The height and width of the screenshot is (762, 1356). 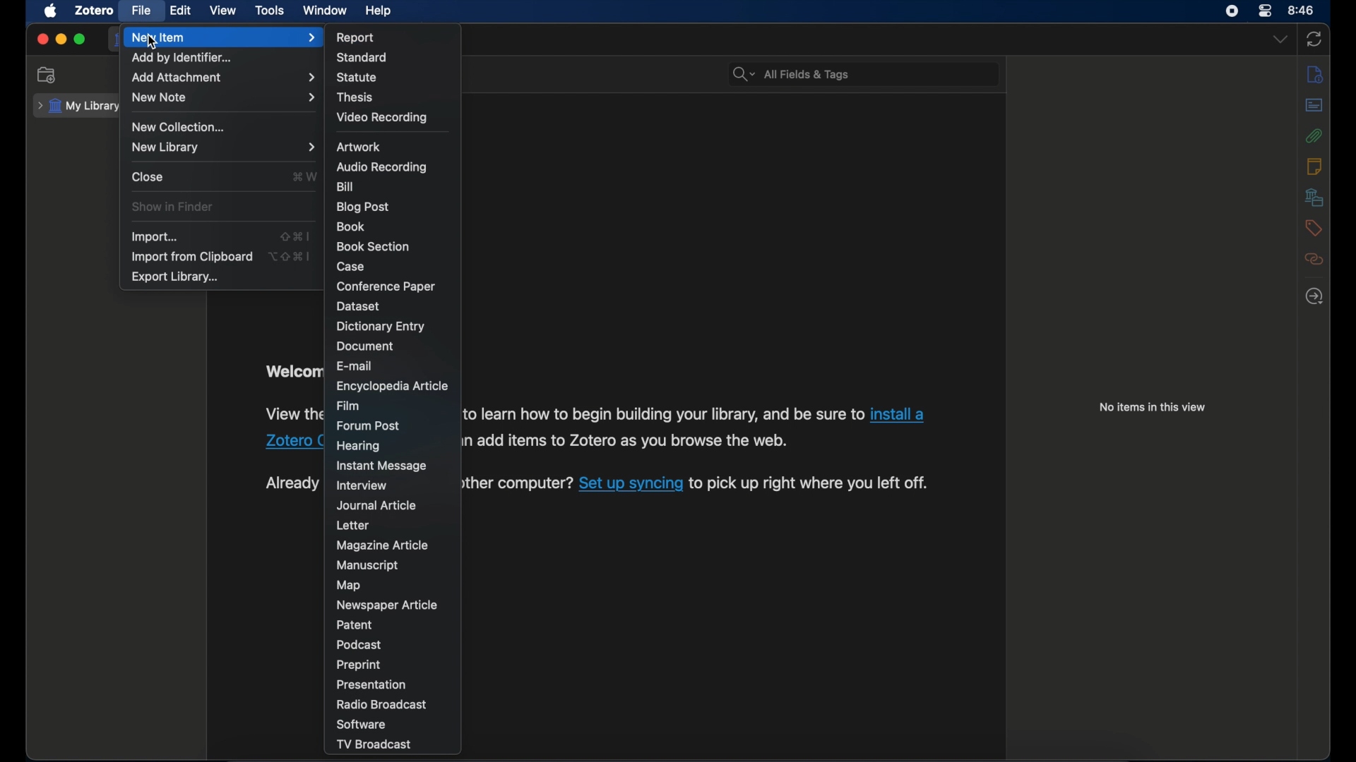 I want to click on file, so click(x=141, y=11).